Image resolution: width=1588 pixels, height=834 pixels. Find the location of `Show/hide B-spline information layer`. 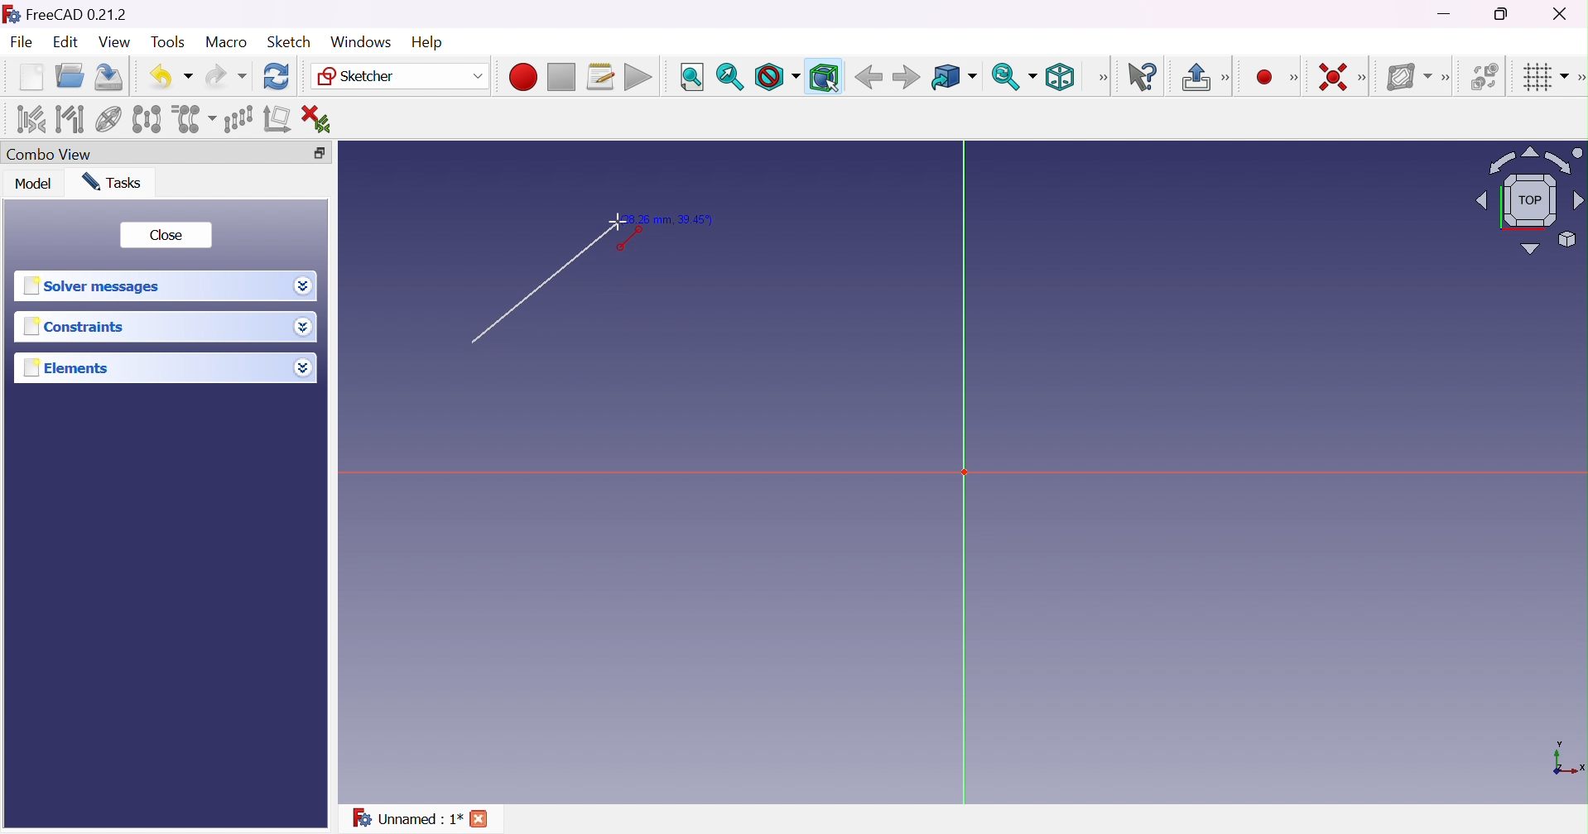

Show/hide B-spline information layer is located at coordinates (1410, 77).